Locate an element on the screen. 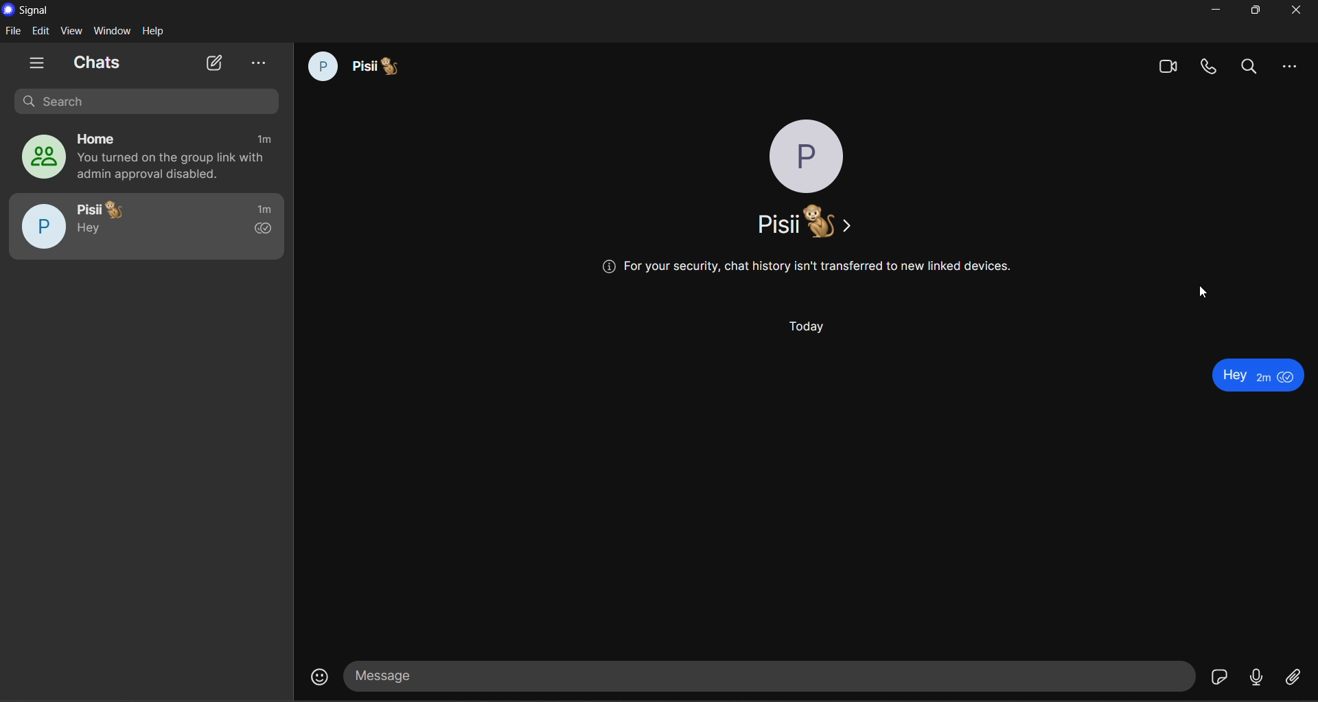  calls is located at coordinates (1210, 69).